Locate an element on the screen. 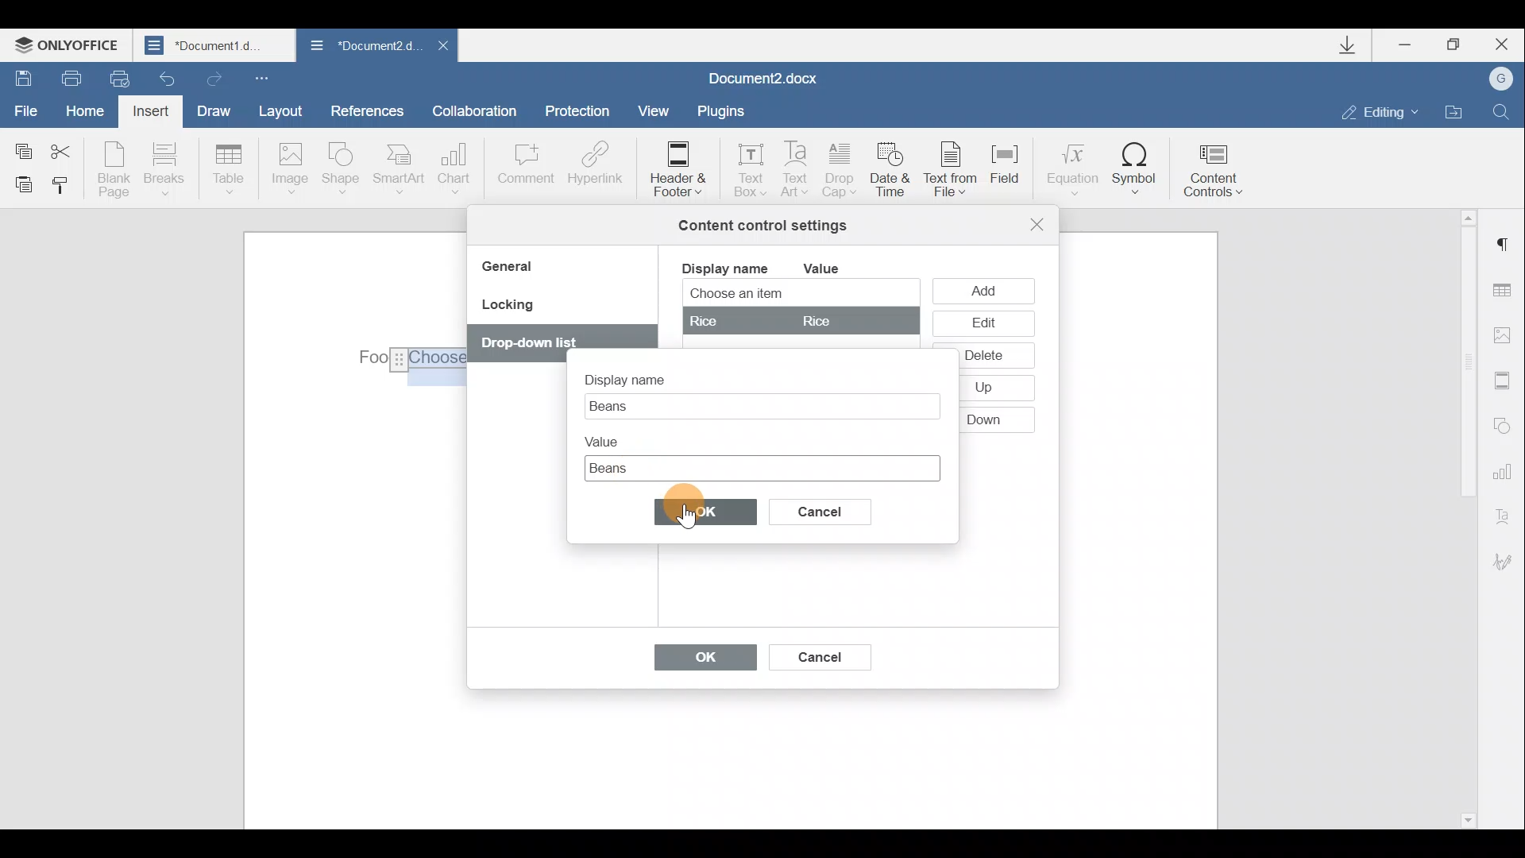 This screenshot has height=858, width=1525. Quick print is located at coordinates (118, 79).